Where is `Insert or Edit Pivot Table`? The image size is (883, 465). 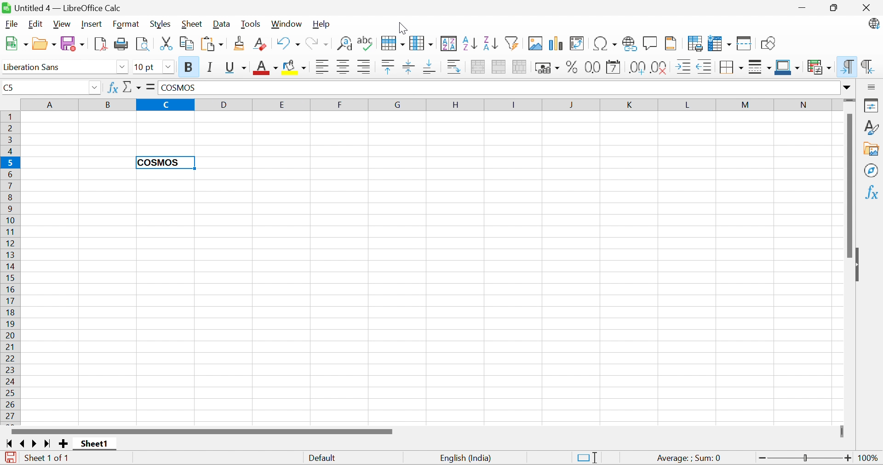
Insert or Edit Pivot Table is located at coordinates (579, 43).